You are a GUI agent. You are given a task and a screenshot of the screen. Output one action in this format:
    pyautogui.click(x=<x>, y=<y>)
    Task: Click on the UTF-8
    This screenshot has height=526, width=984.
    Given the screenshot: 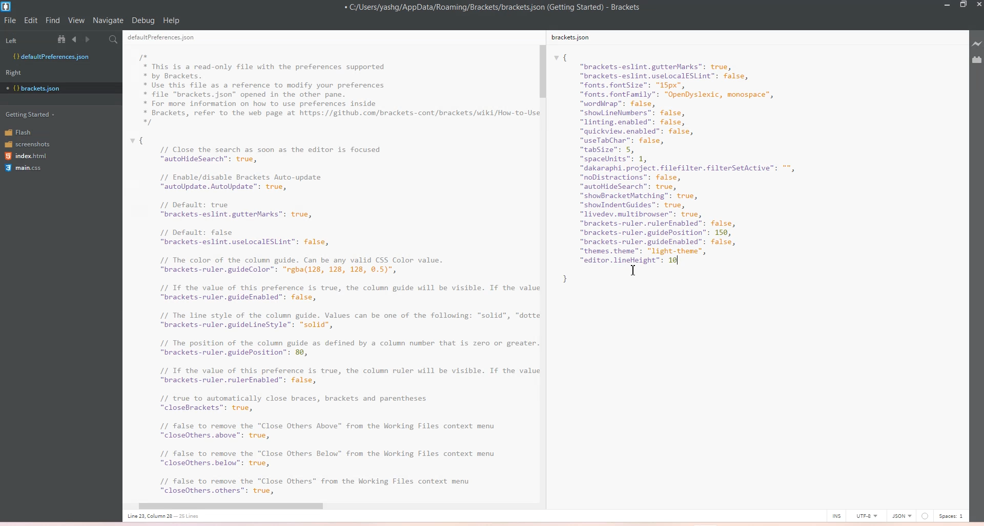 What is the action you would take?
    pyautogui.click(x=866, y=515)
    